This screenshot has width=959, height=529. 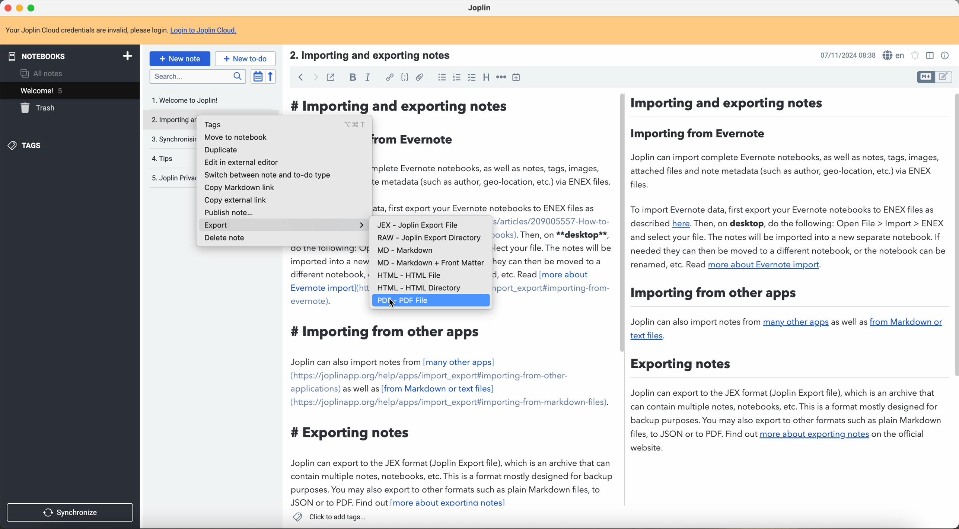 What do you see at coordinates (241, 163) in the screenshot?
I see `edit in external editor` at bounding box center [241, 163].